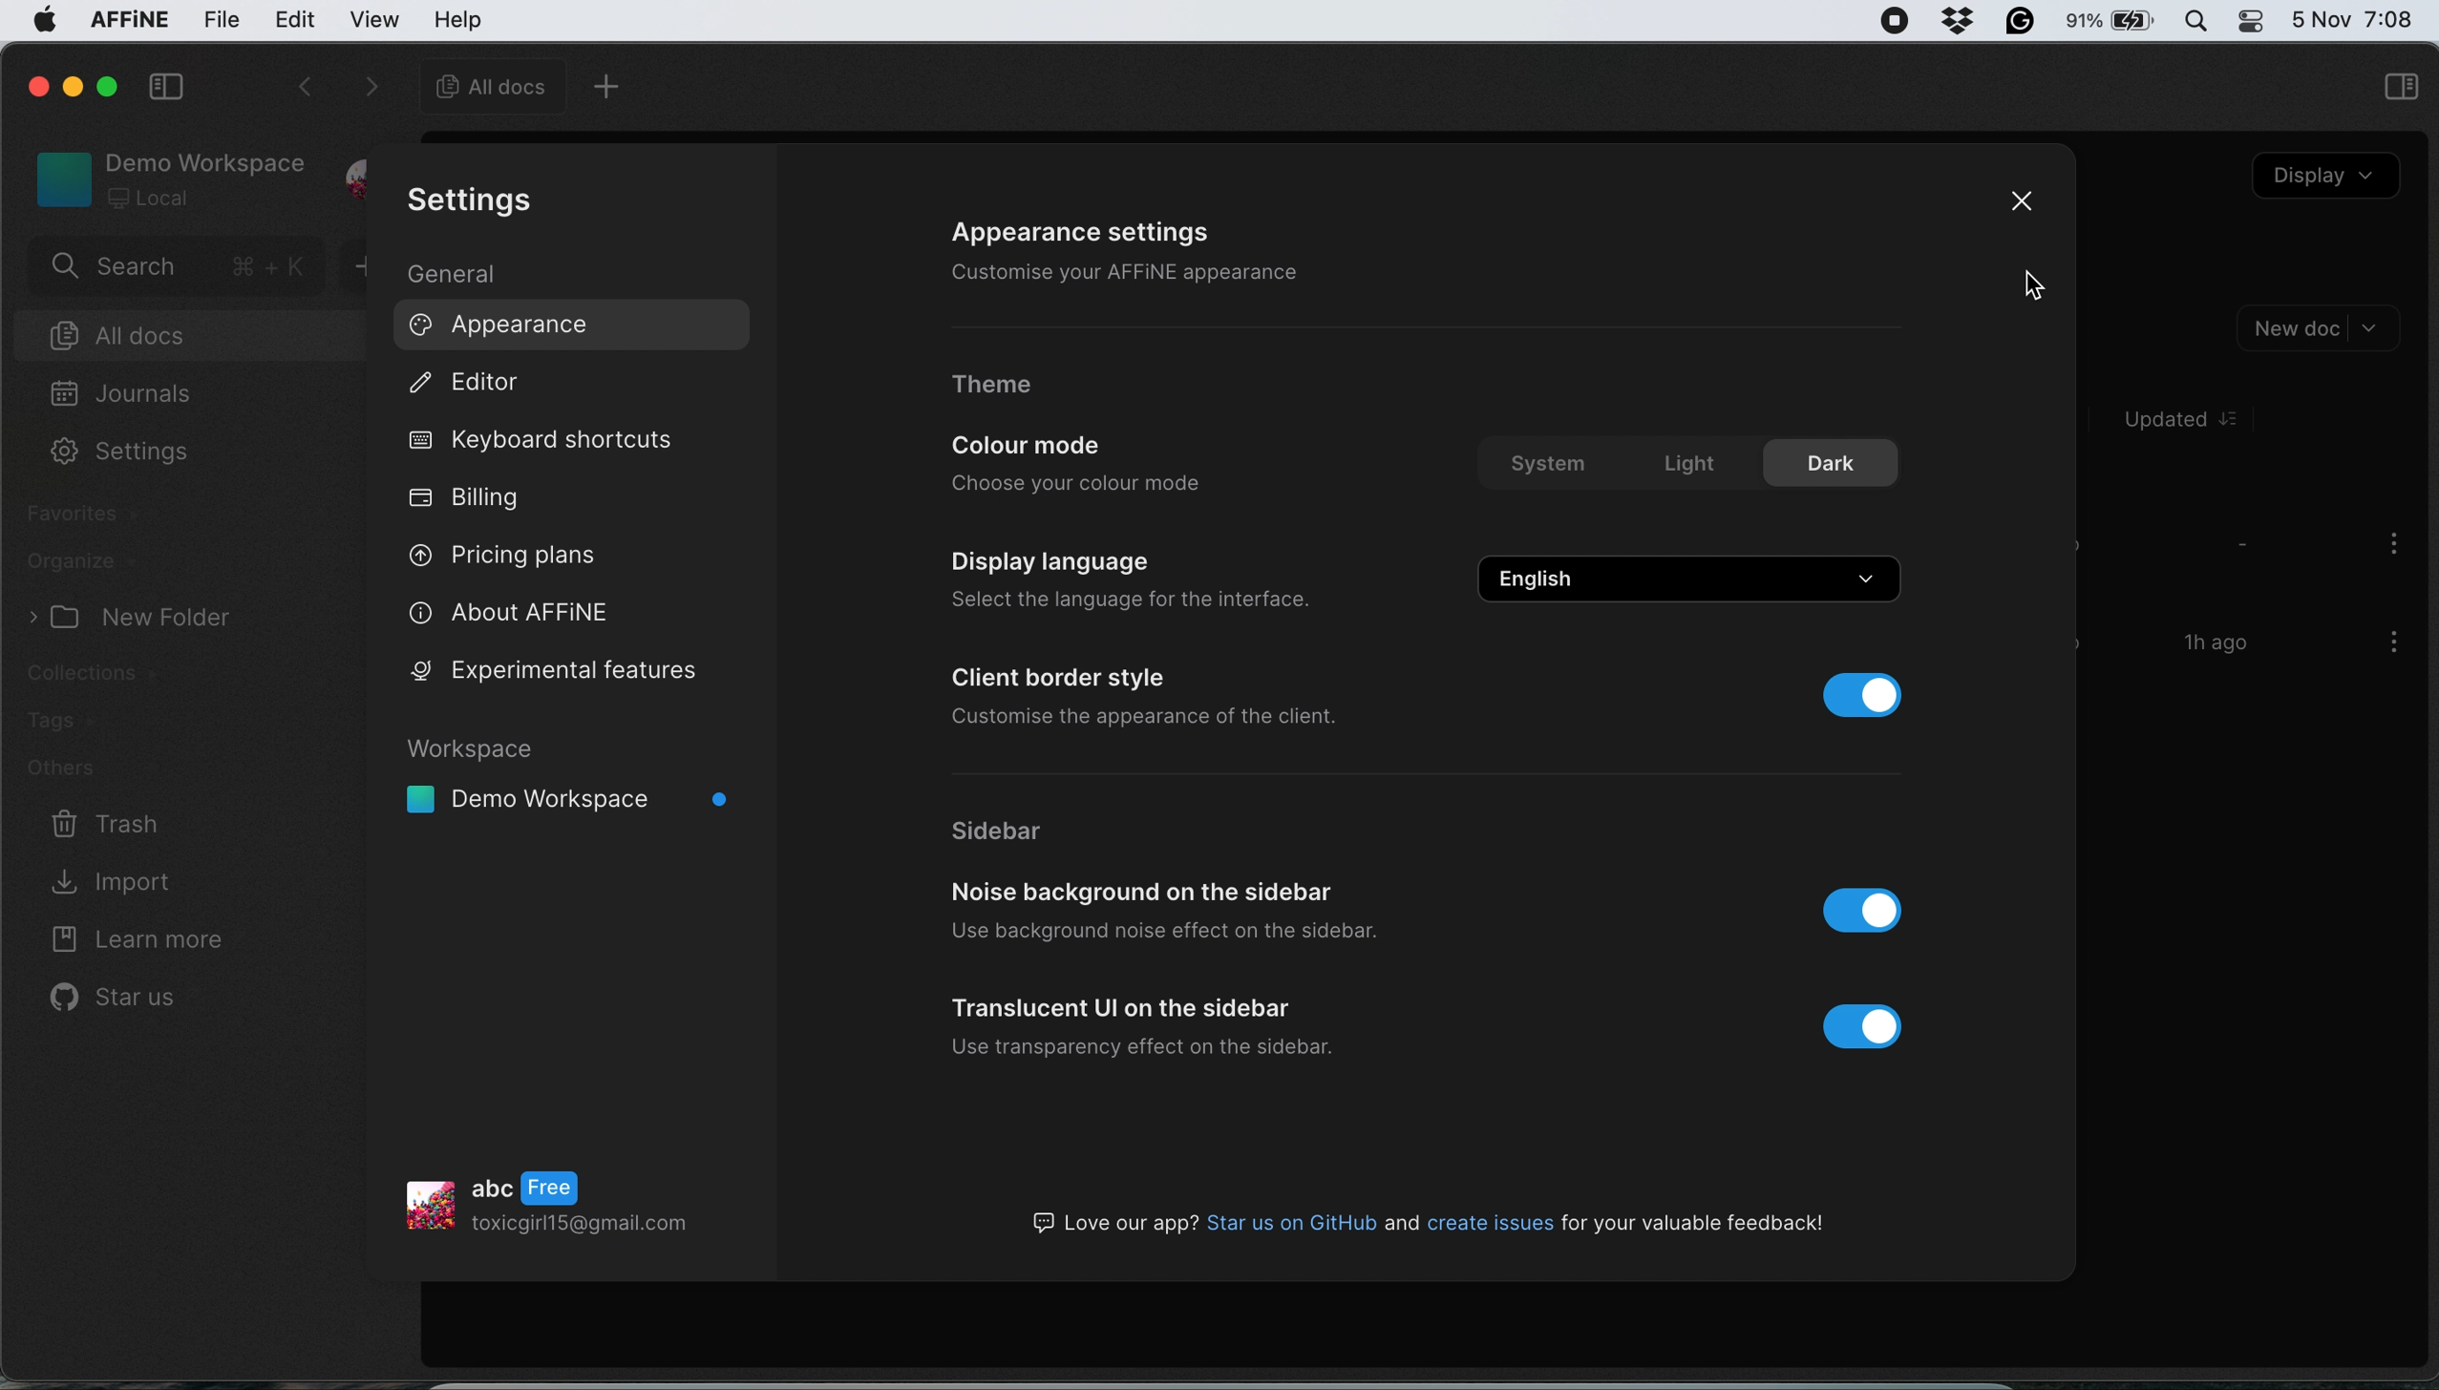  I want to click on 1h ago, so click(2212, 643).